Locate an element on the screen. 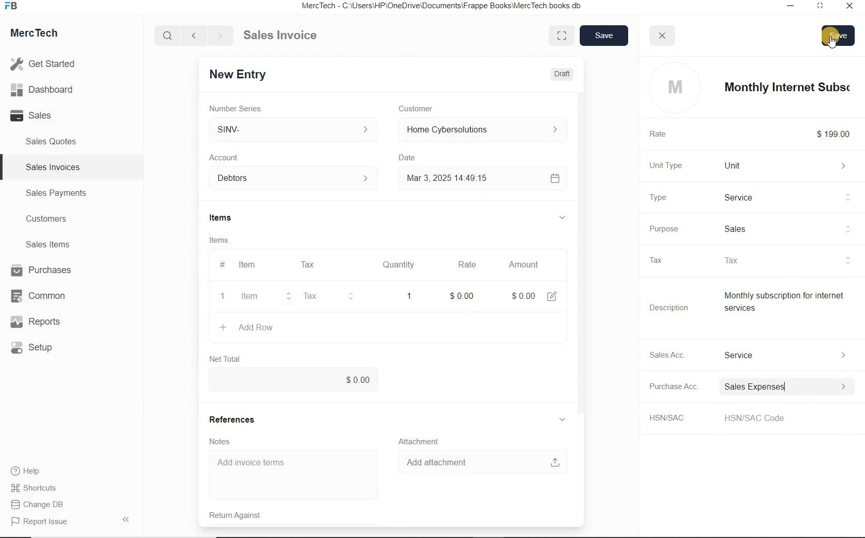  profile logo is located at coordinates (672, 87).